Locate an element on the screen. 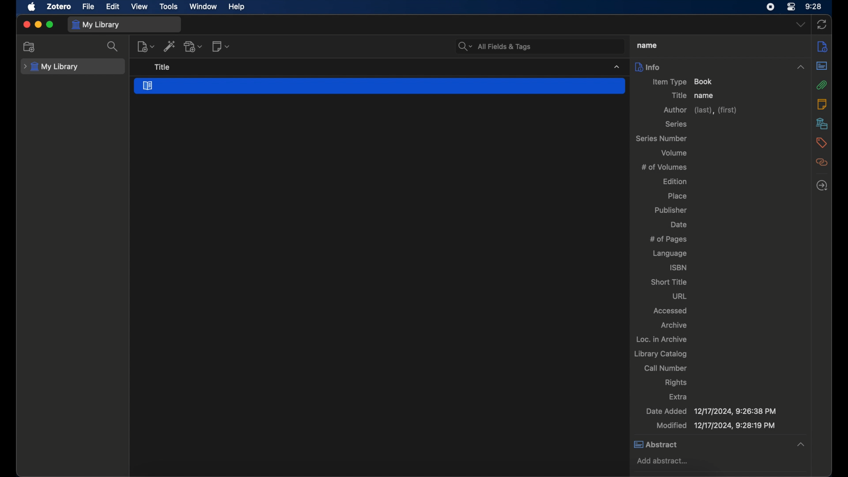  view is located at coordinates (140, 7).